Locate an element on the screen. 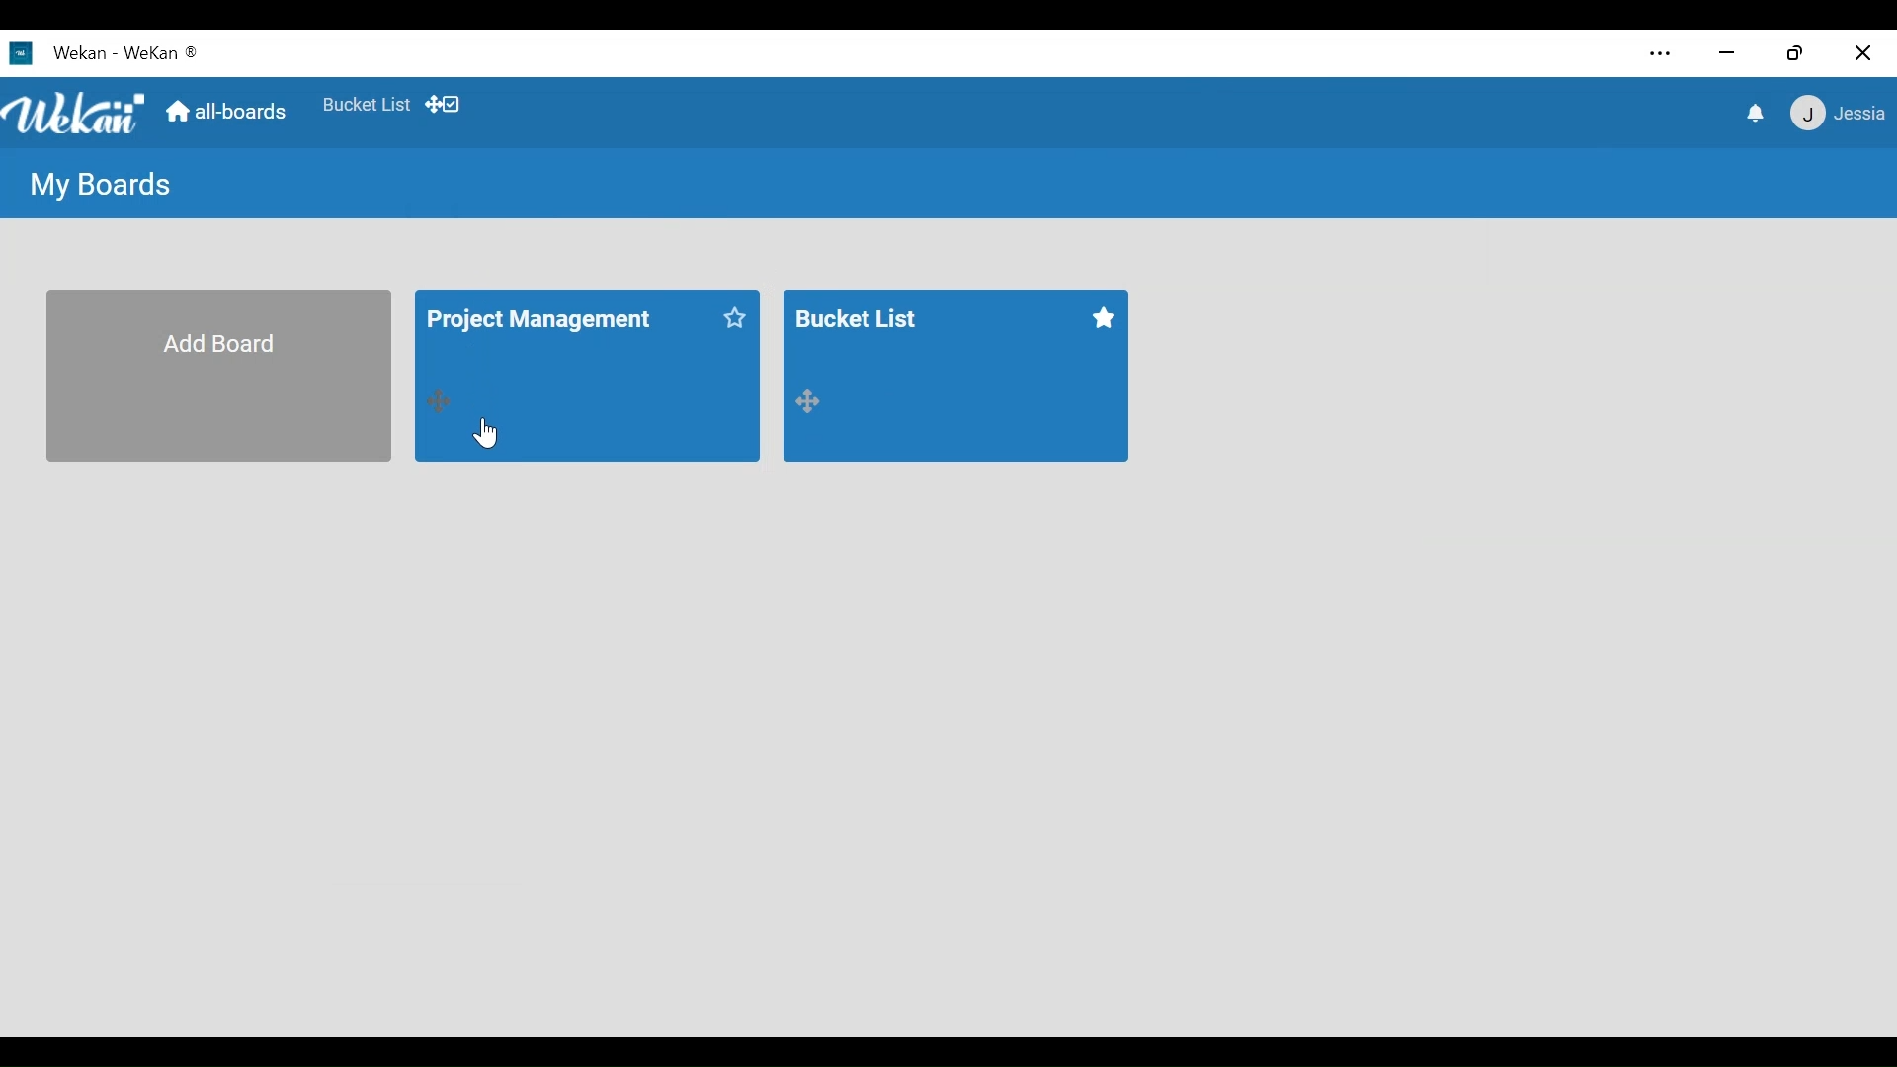 Image resolution: width=1897 pixels, height=1067 pixels. star is located at coordinates (729, 321).